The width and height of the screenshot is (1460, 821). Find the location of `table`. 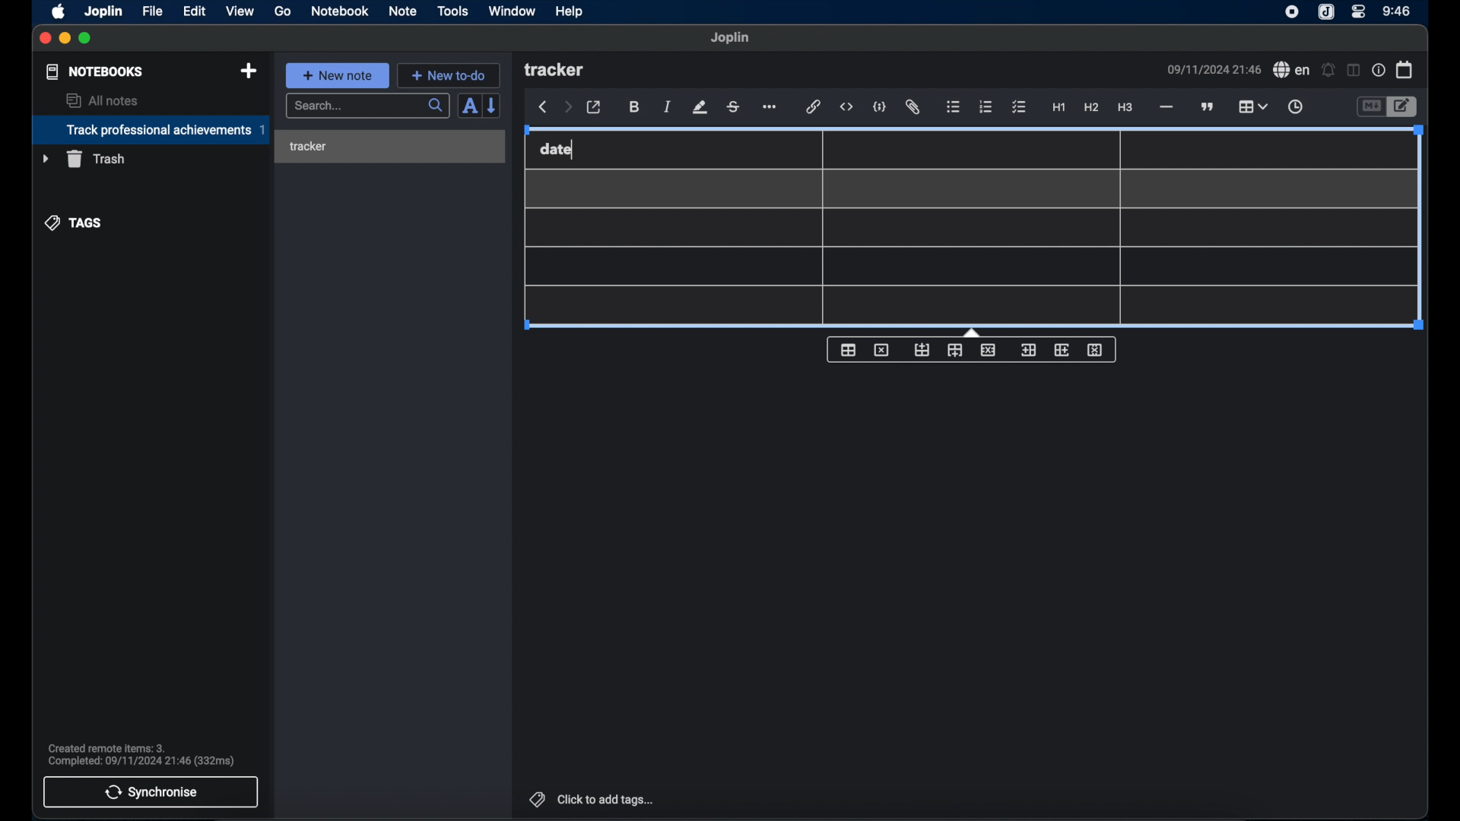

table is located at coordinates (1252, 105).